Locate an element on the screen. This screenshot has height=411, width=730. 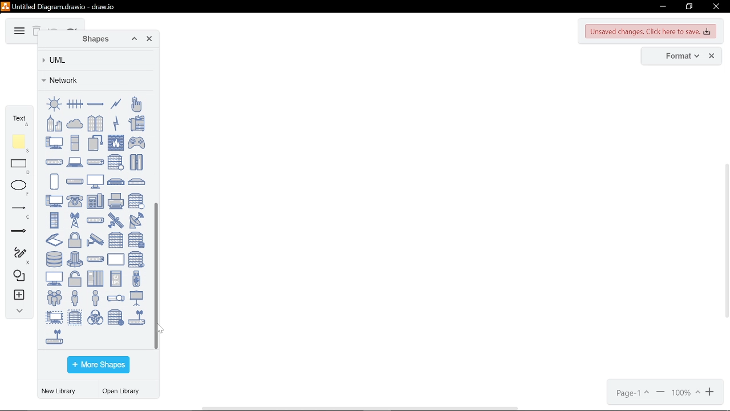
tape storage is located at coordinates (136, 259).